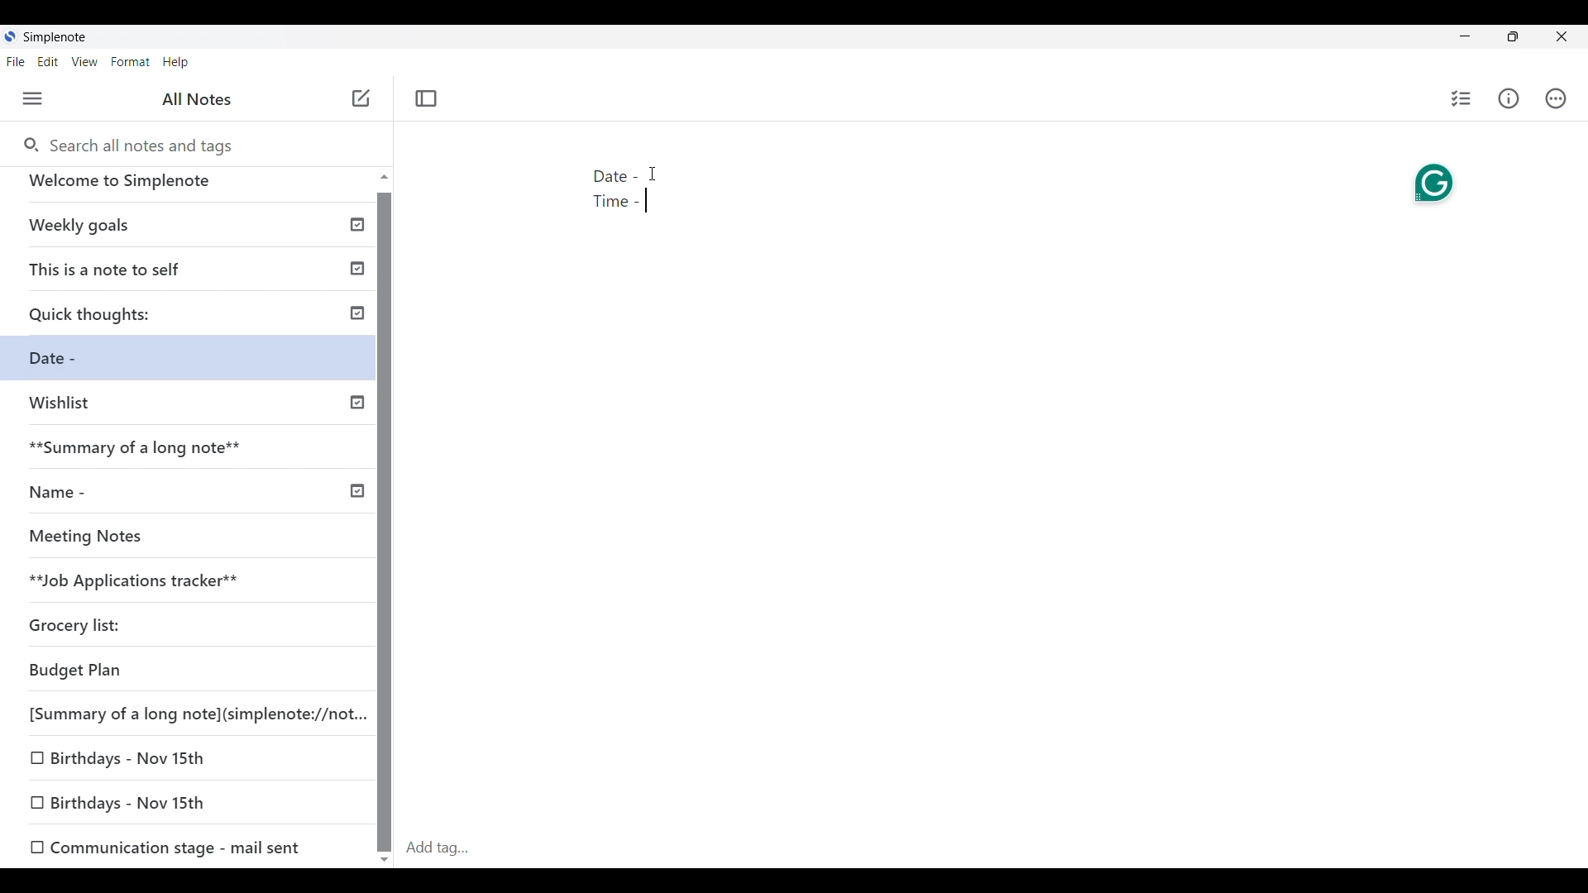 The height and width of the screenshot is (893, 1588). I want to click on Welcome note from software, current highlighted note, so click(189, 188).